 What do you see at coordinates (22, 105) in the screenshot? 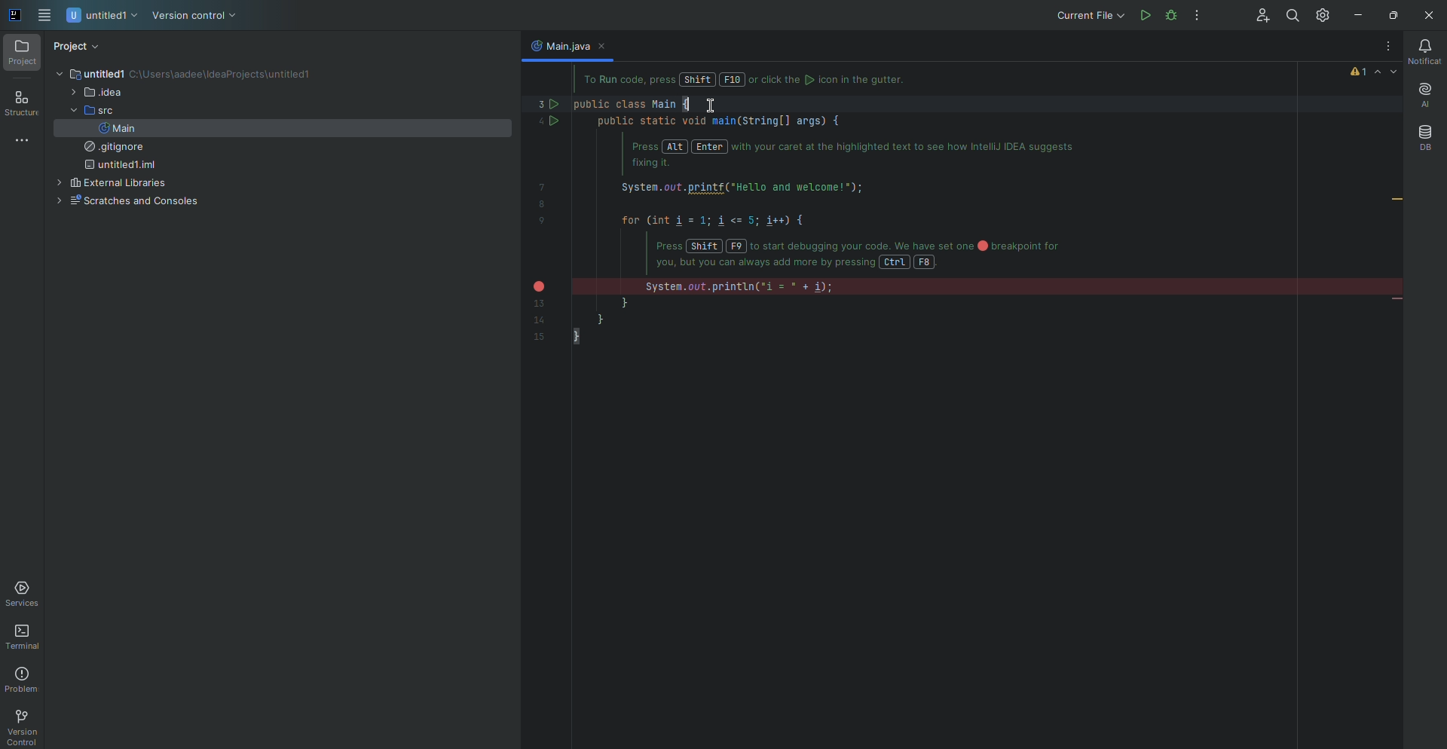
I see `Structure` at bounding box center [22, 105].